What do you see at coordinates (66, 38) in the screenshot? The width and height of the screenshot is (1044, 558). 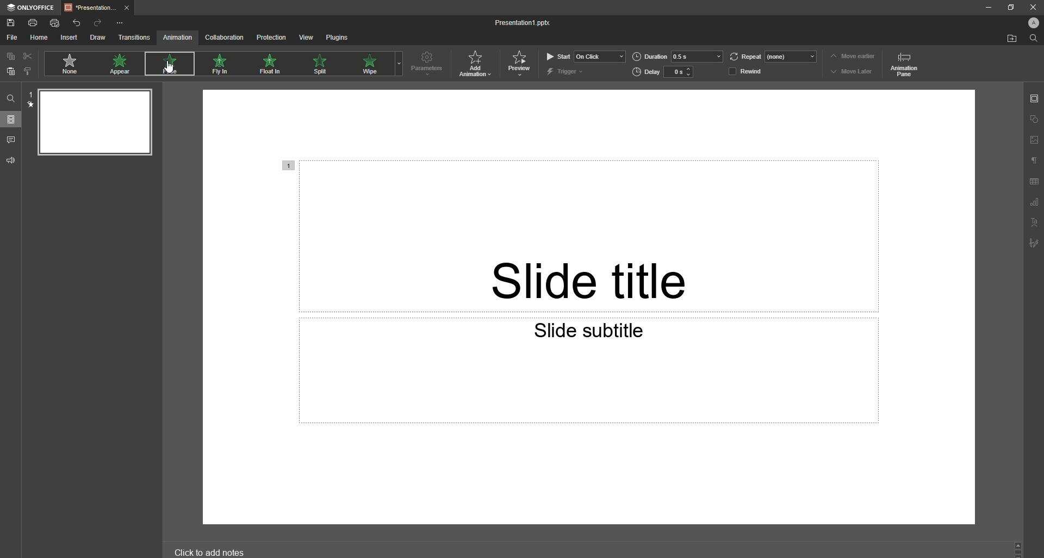 I see `Insert` at bounding box center [66, 38].